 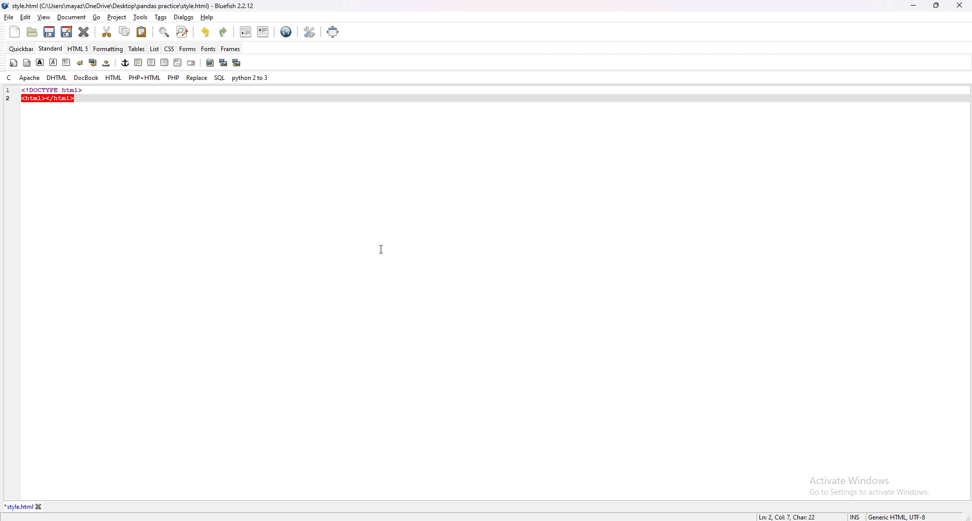 I want to click on close current tab, so click(x=85, y=32).